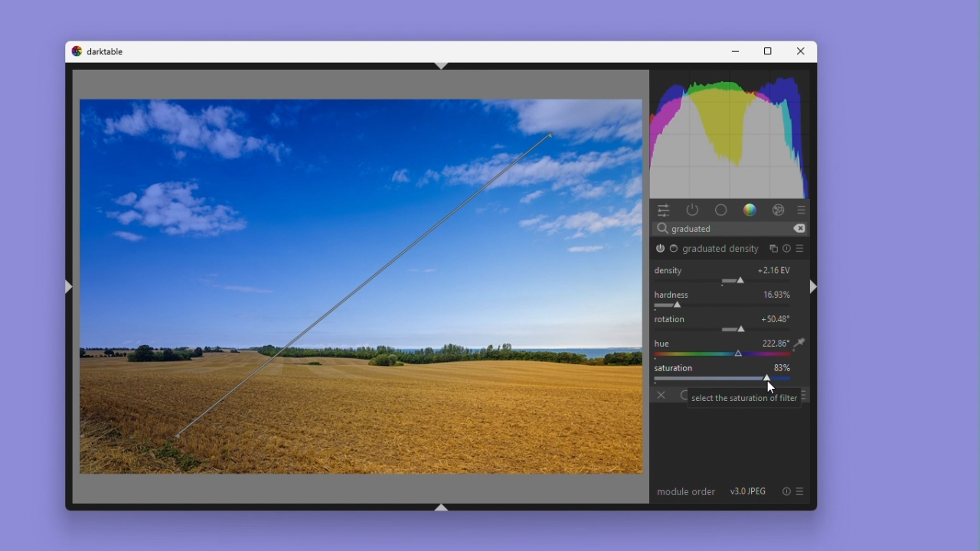 The height and width of the screenshot is (551, 980). What do you see at coordinates (802, 248) in the screenshot?
I see `preset` at bounding box center [802, 248].